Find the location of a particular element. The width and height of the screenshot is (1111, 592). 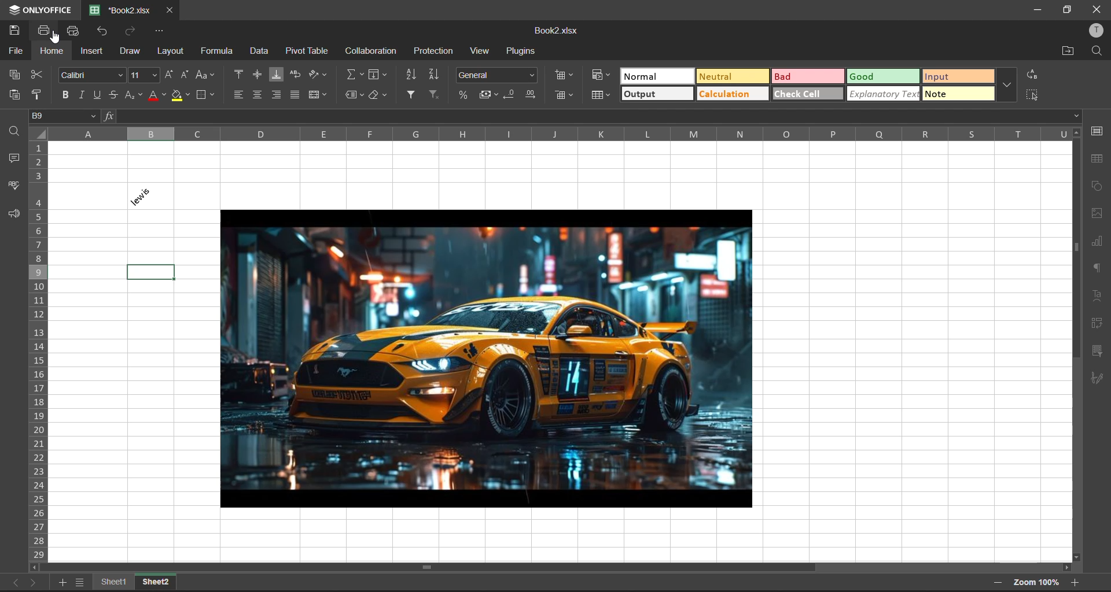

images is located at coordinates (1094, 213).